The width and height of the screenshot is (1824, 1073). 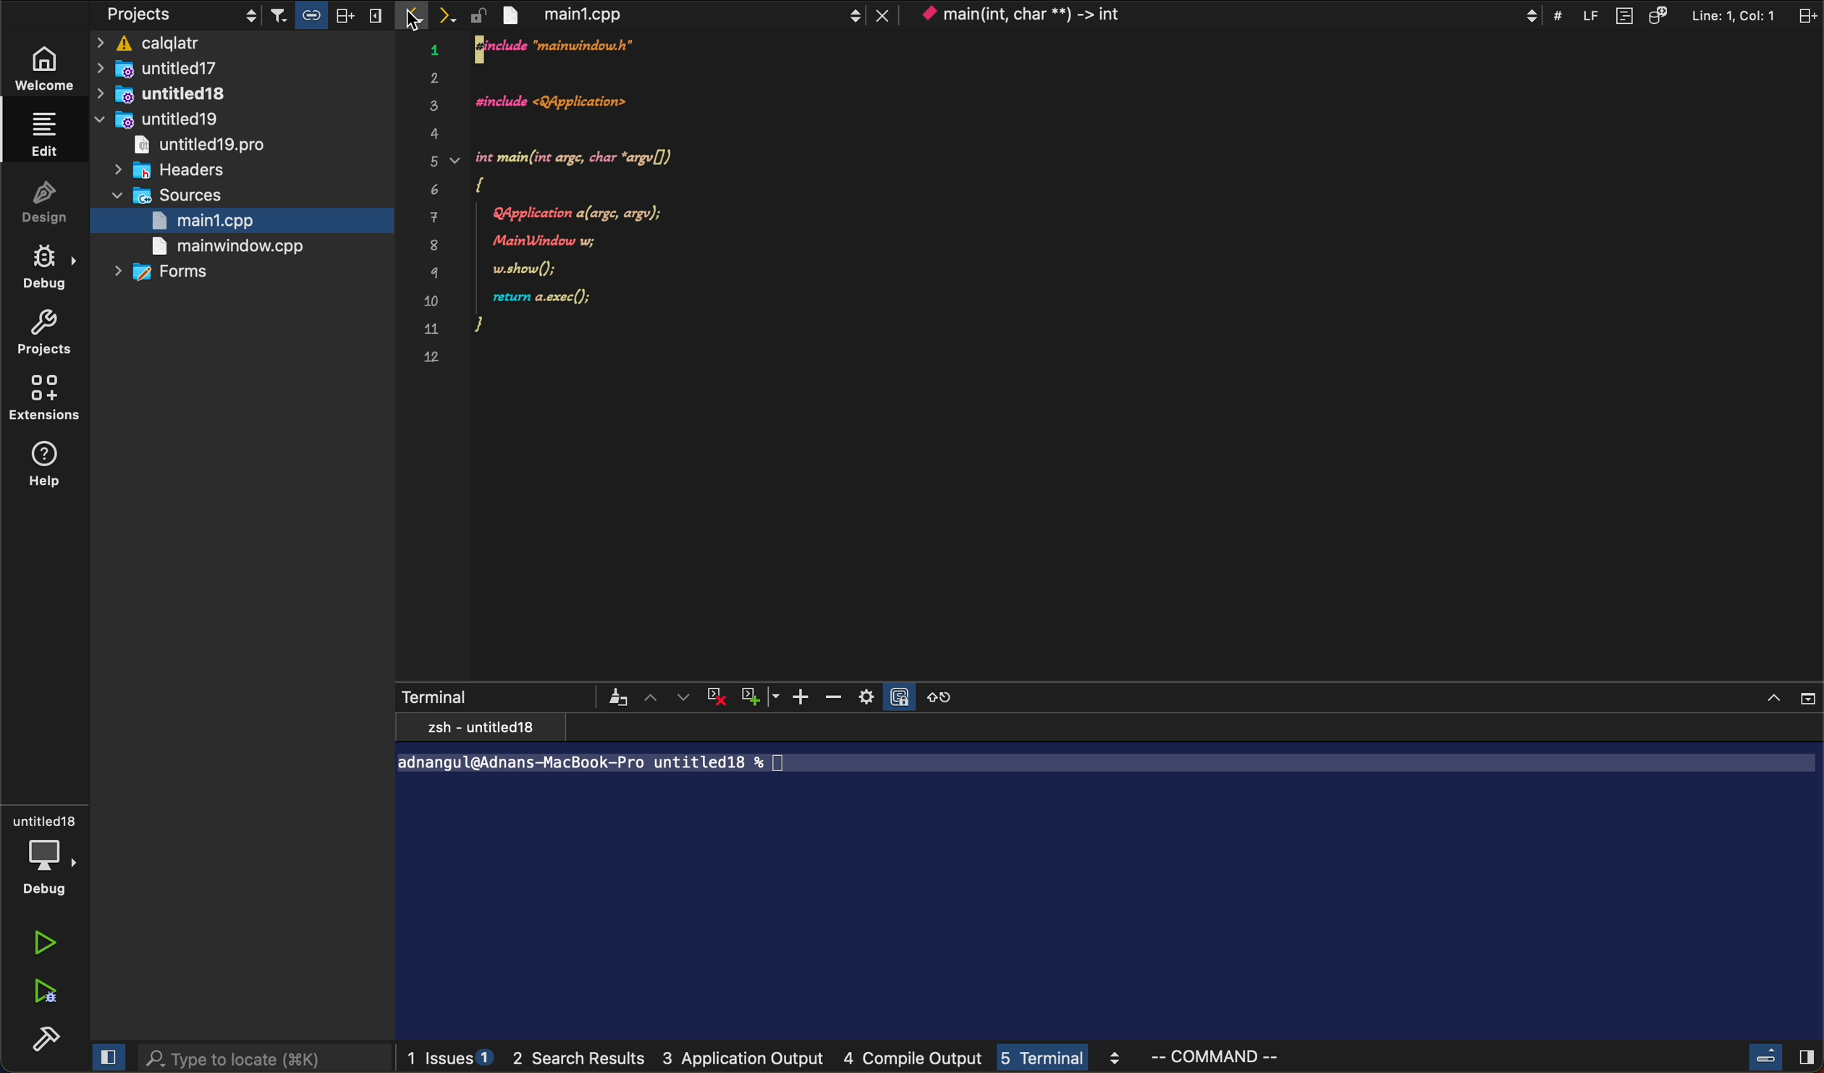 I want to click on build, so click(x=43, y=1043).